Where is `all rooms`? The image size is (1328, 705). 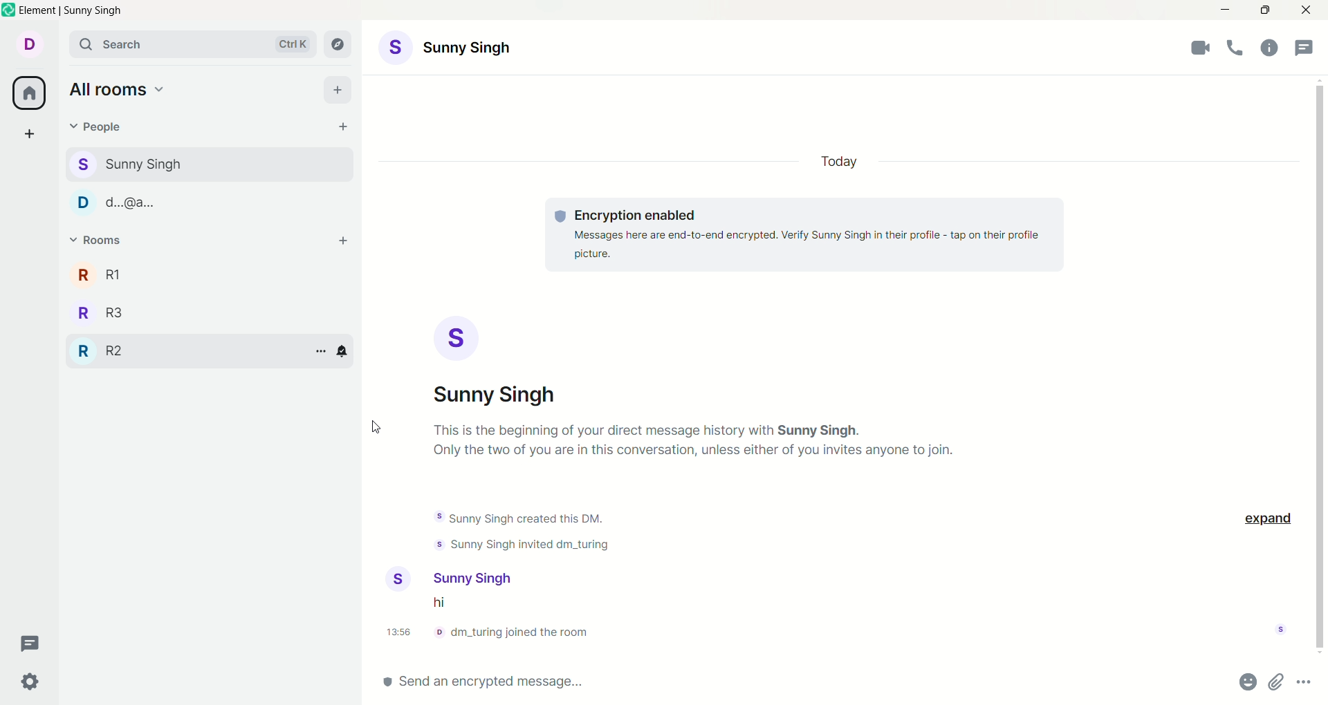 all rooms is located at coordinates (118, 88).